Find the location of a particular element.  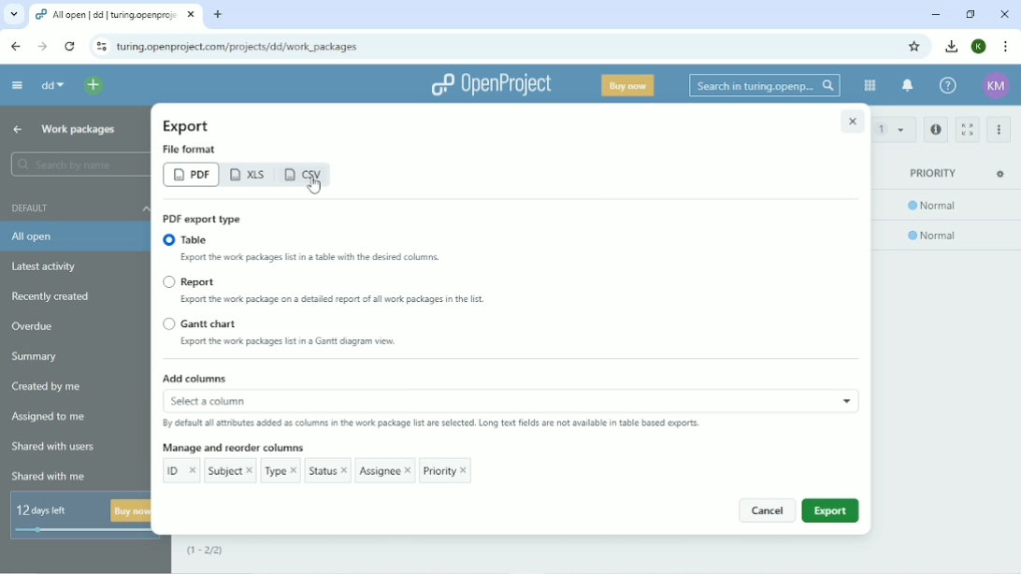

Created by me is located at coordinates (48, 387).